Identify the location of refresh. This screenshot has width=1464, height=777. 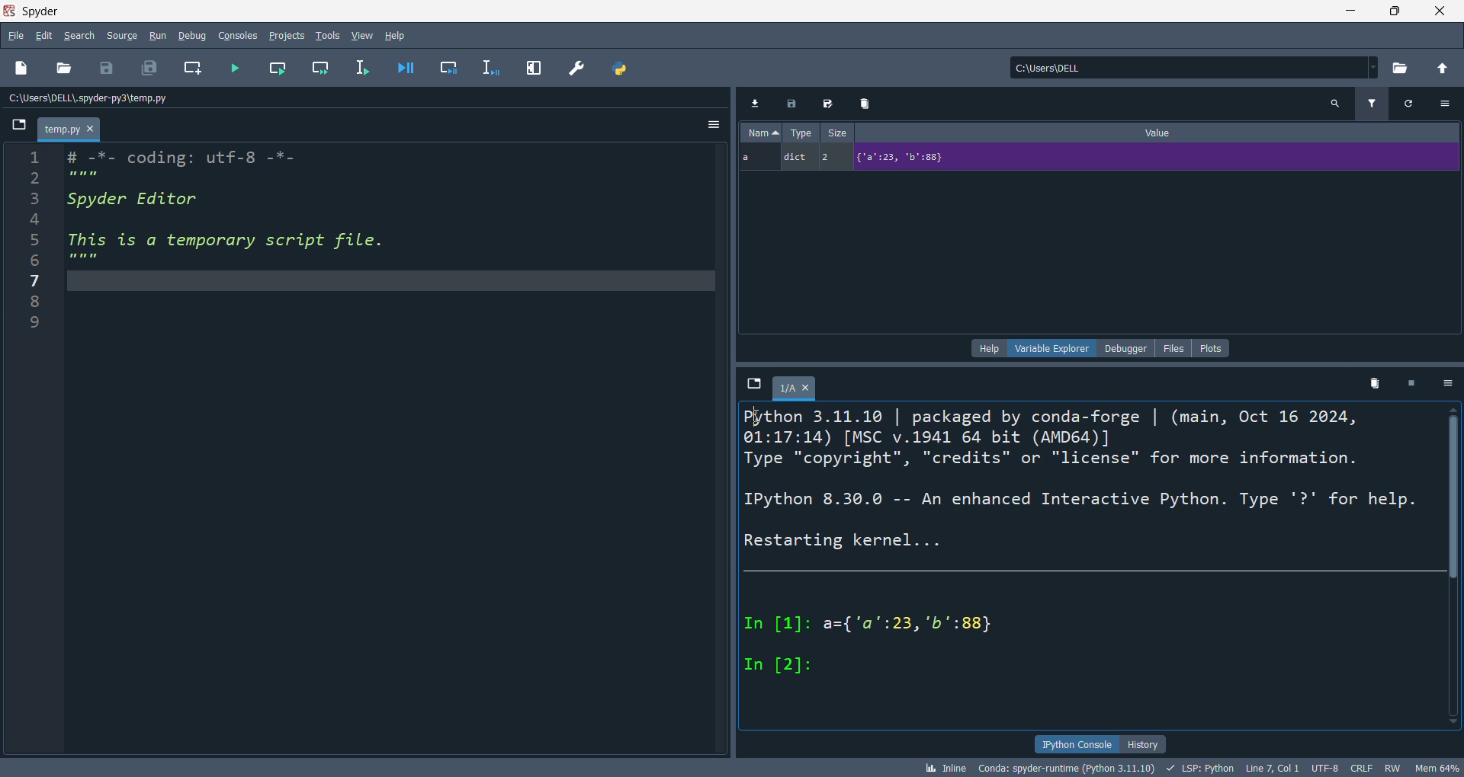
(1415, 104).